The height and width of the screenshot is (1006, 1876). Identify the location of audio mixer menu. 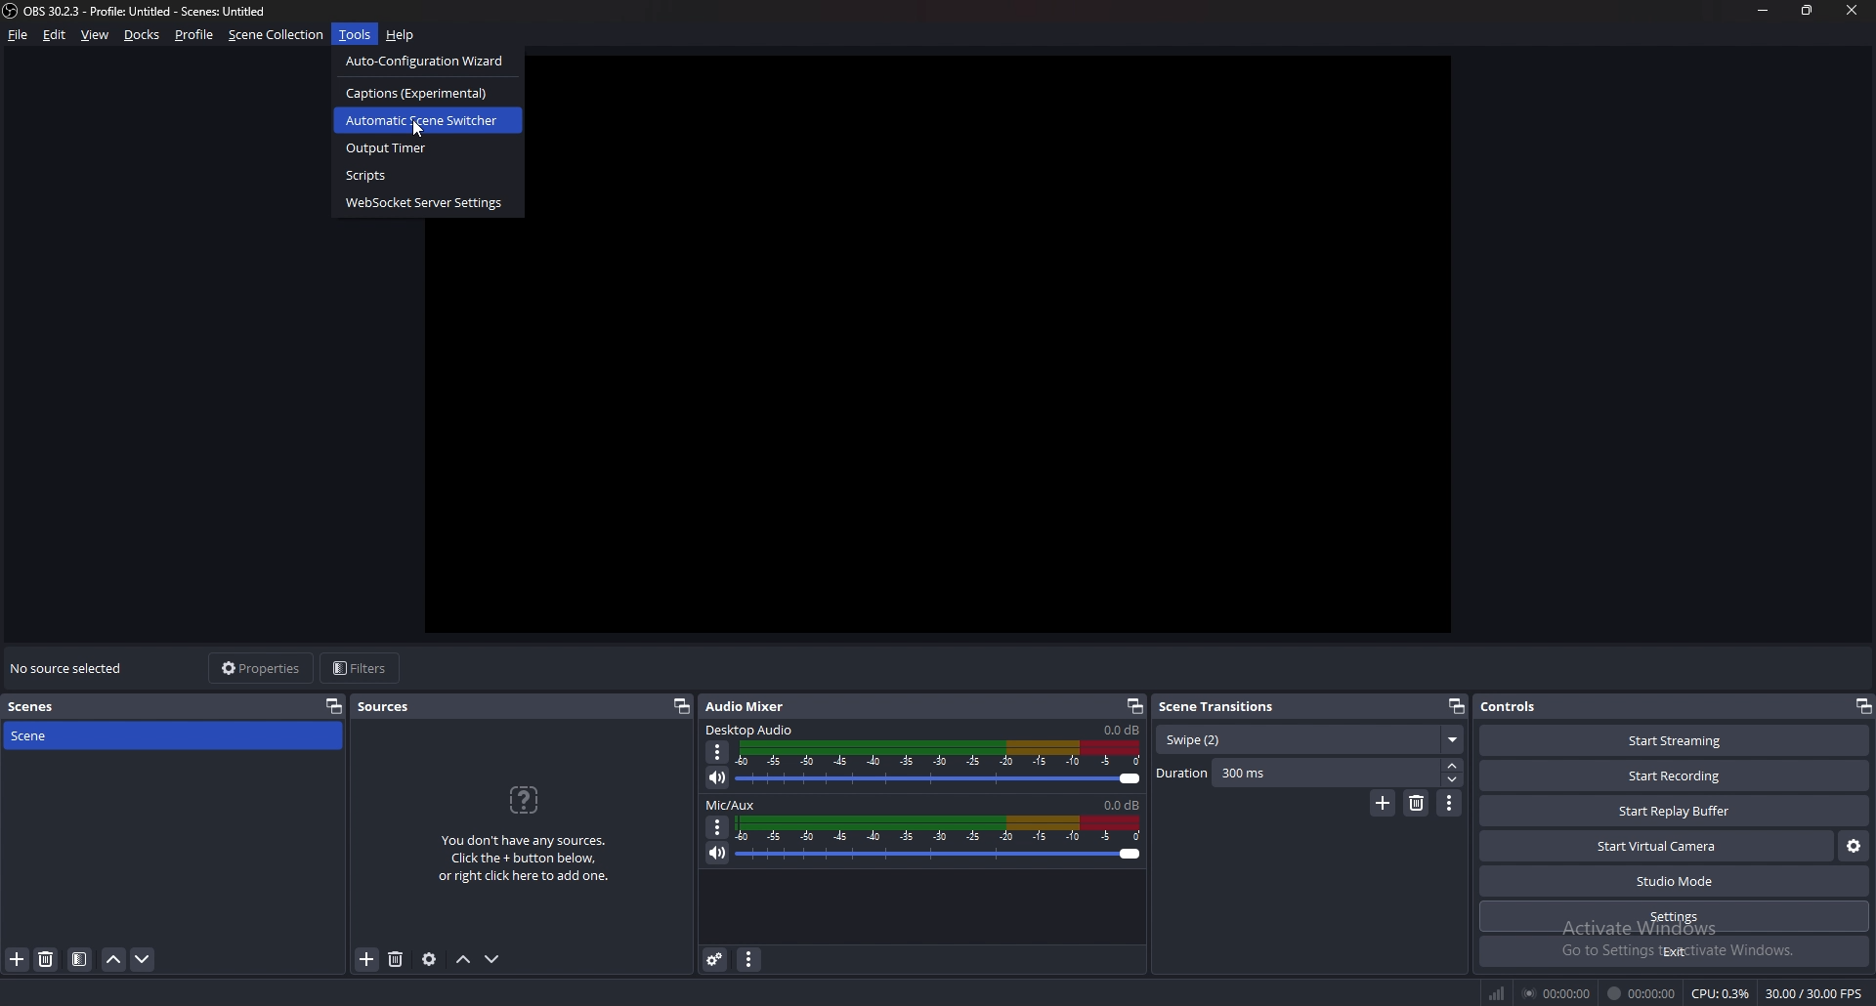
(748, 958).